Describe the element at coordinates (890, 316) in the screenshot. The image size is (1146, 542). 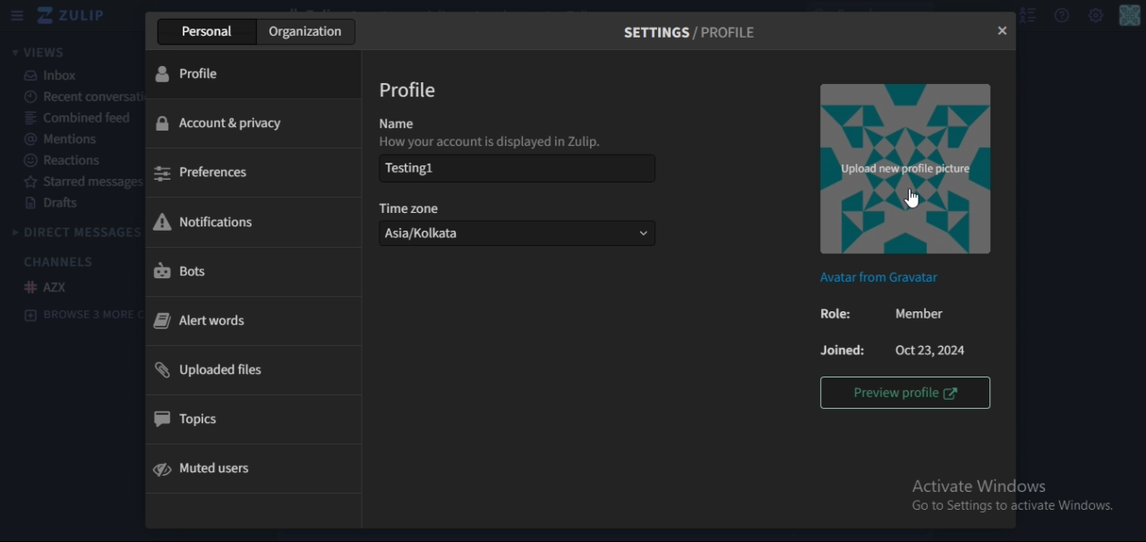
I see `role : Member` at that location.